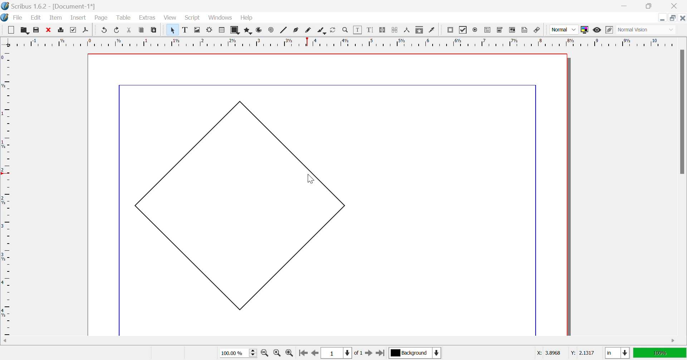 The width and height of the screenshot is (687, 360). What do you see at coordinates (596, 30) in the screenshot?
I see `Preview mode` at bounding box center [596, 30].